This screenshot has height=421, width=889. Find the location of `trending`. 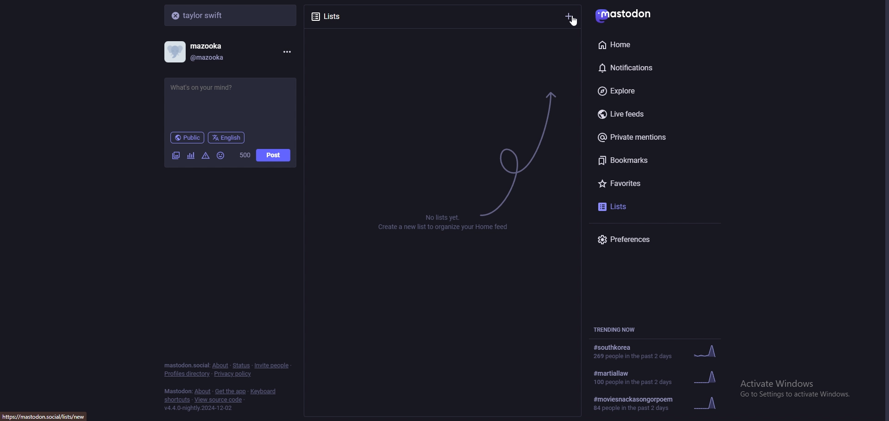

trending is located at coordinates (660, 403).